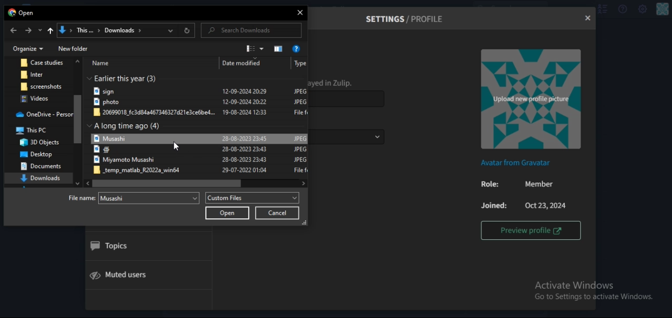  Describe the element at coordinates (187, 31) in the screenshot. I see `refresh` at that location.